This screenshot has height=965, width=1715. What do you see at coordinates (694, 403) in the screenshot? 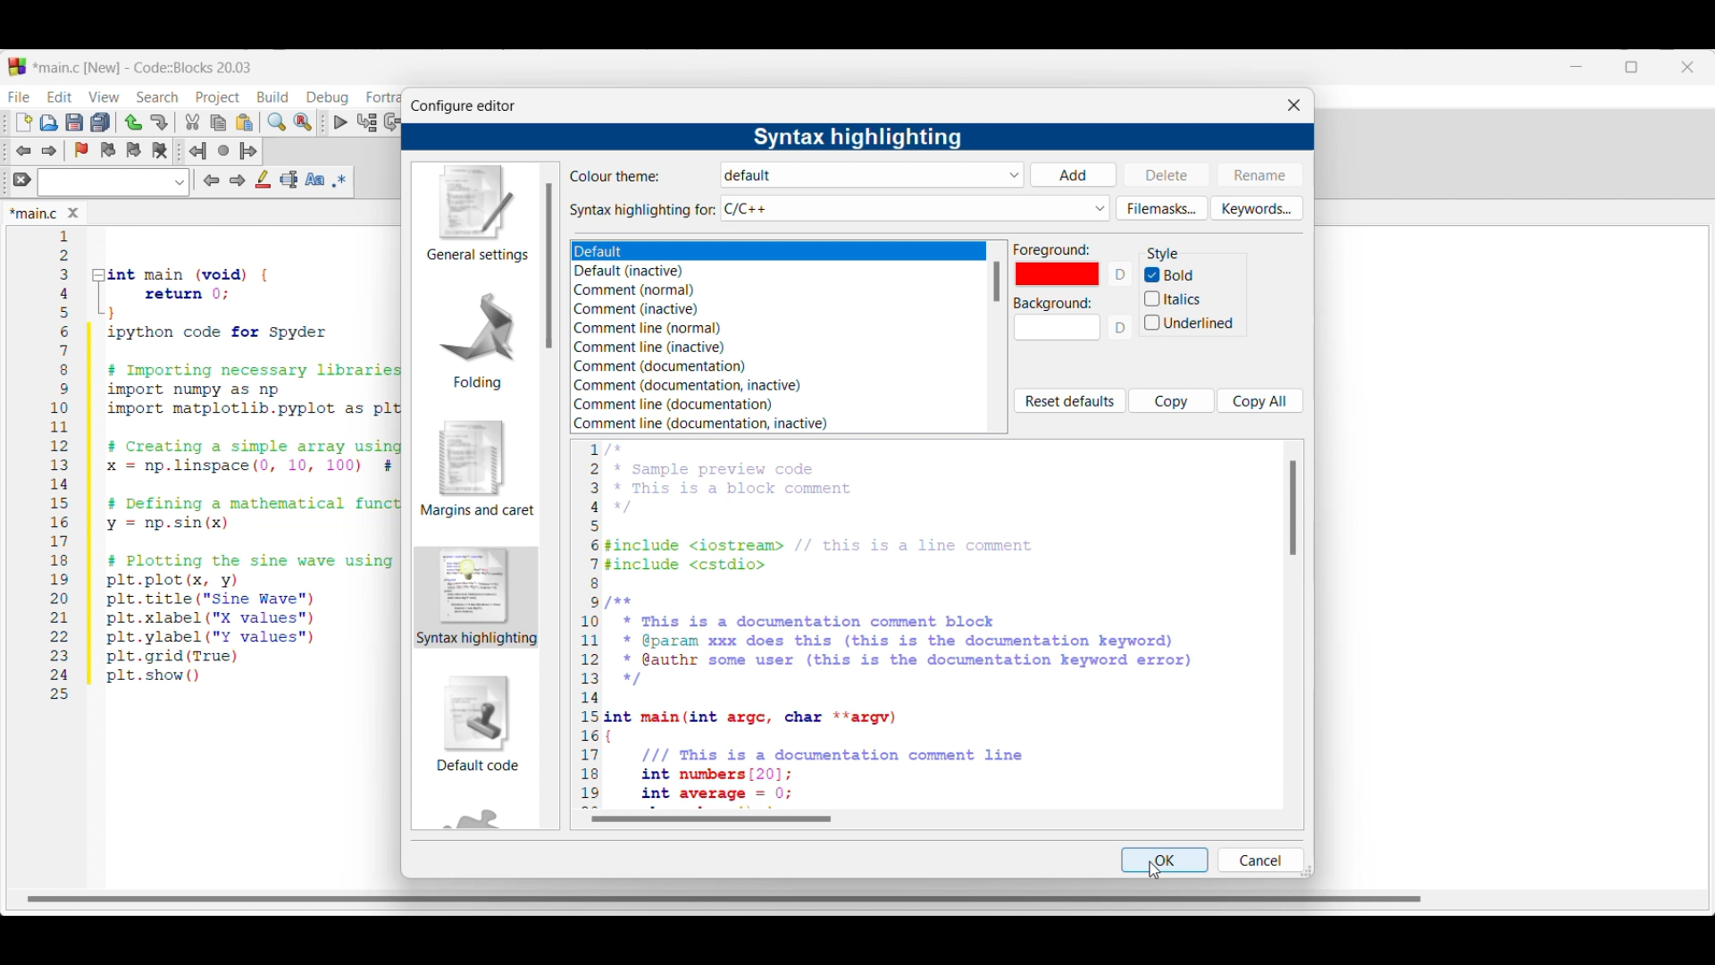
I see `Comment line (documentation)` at bounding box center [694, 403].